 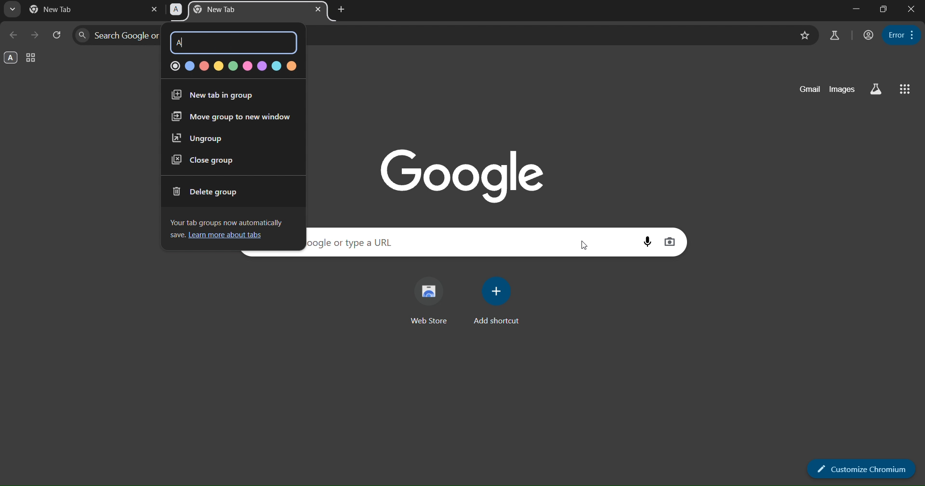 What do you see at coordinates (463, 174) in the screenshot?
I see `google` at bounding box center [463, 174].